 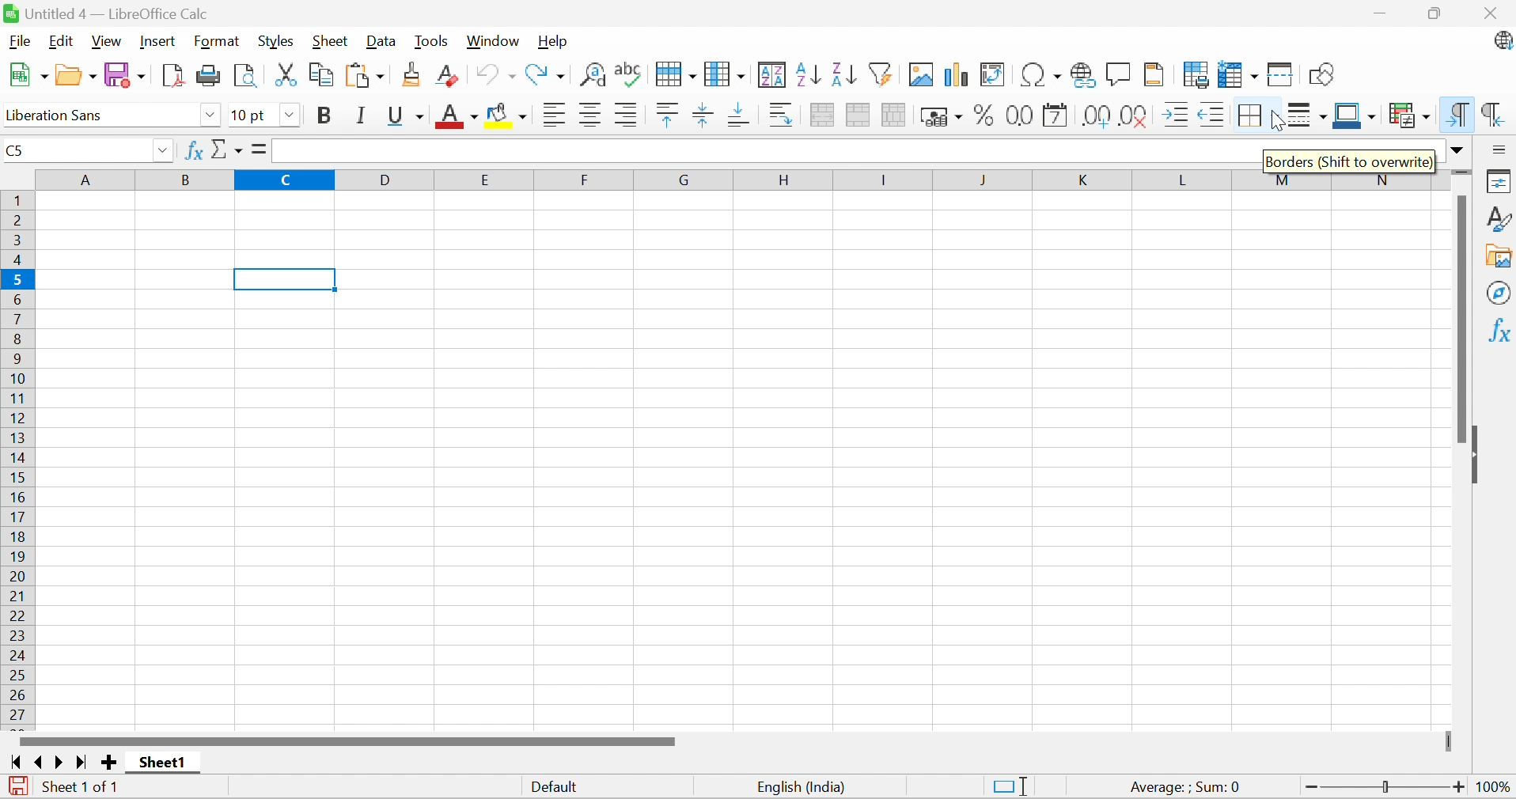 What do you see at coordinates (508, 116) in the screenshot?
I see `Background color` at bounding box center [508, 116].